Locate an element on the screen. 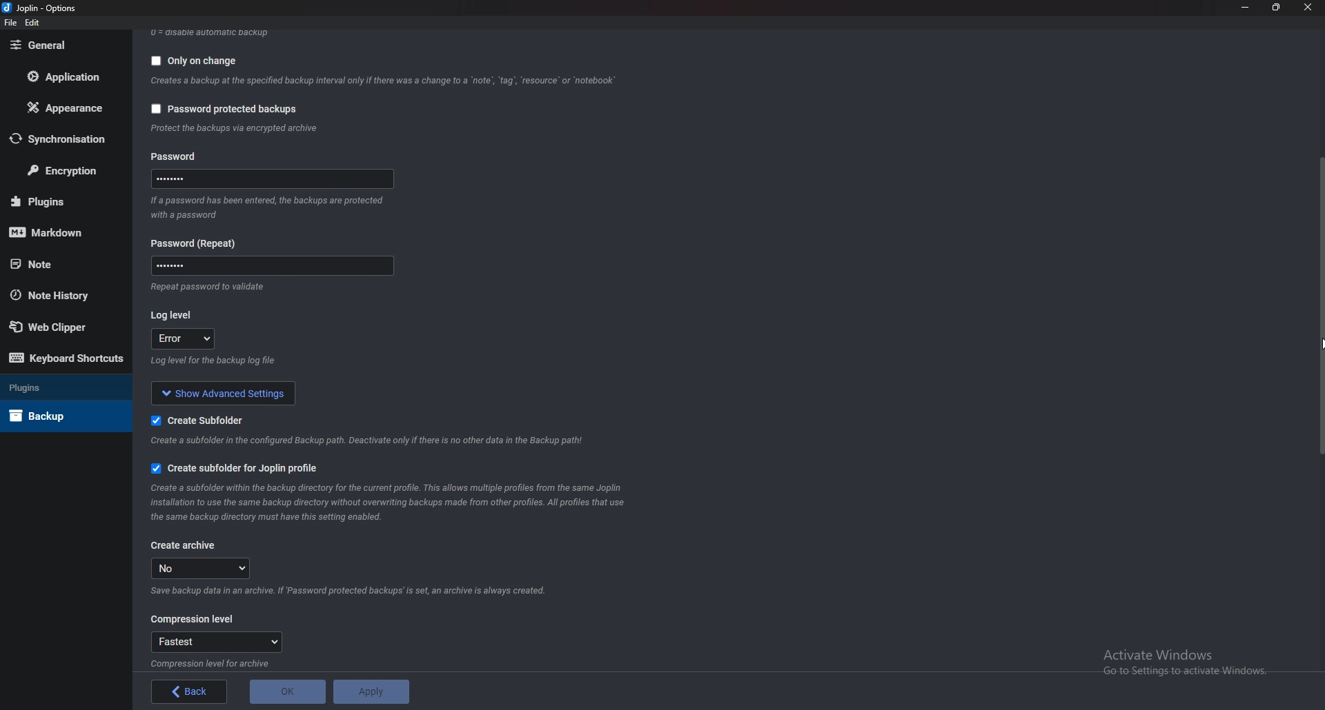  Plugins is located at coordinates (59, 201).